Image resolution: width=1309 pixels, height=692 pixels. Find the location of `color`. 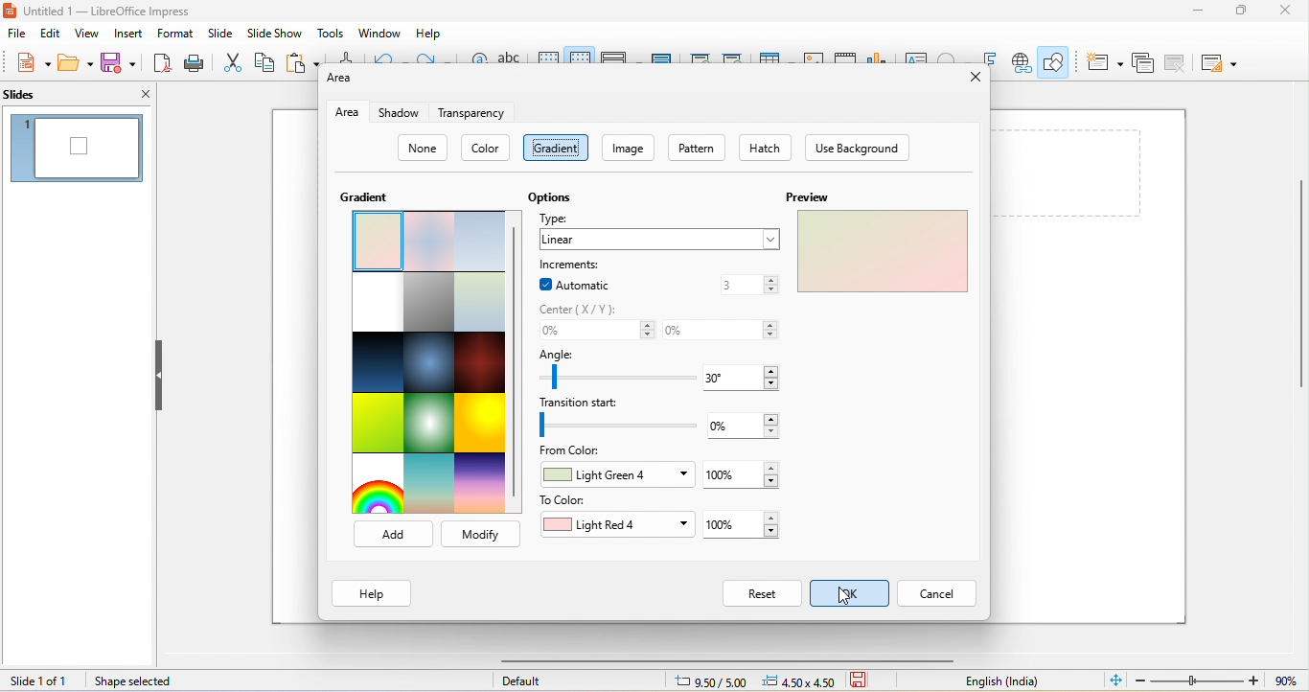

color is located at coordinates (488, 149).